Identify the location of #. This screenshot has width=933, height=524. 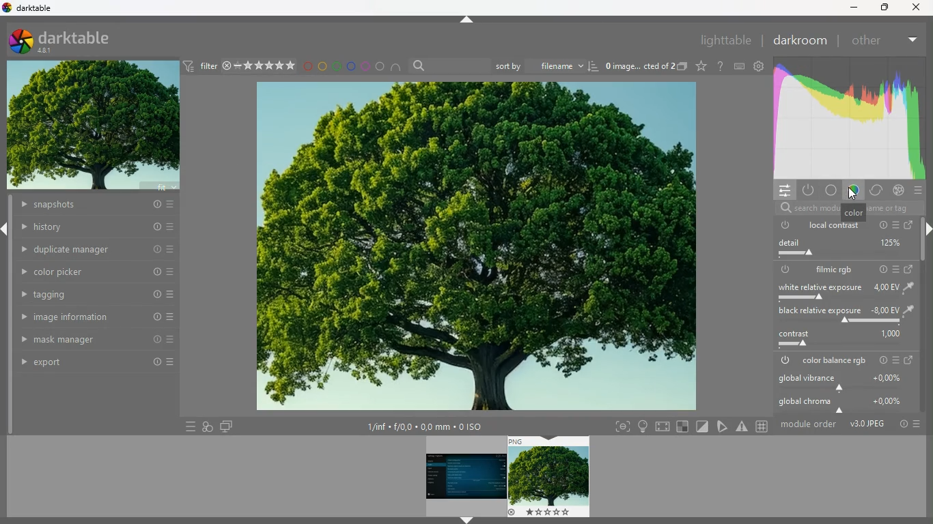
(764, 427).